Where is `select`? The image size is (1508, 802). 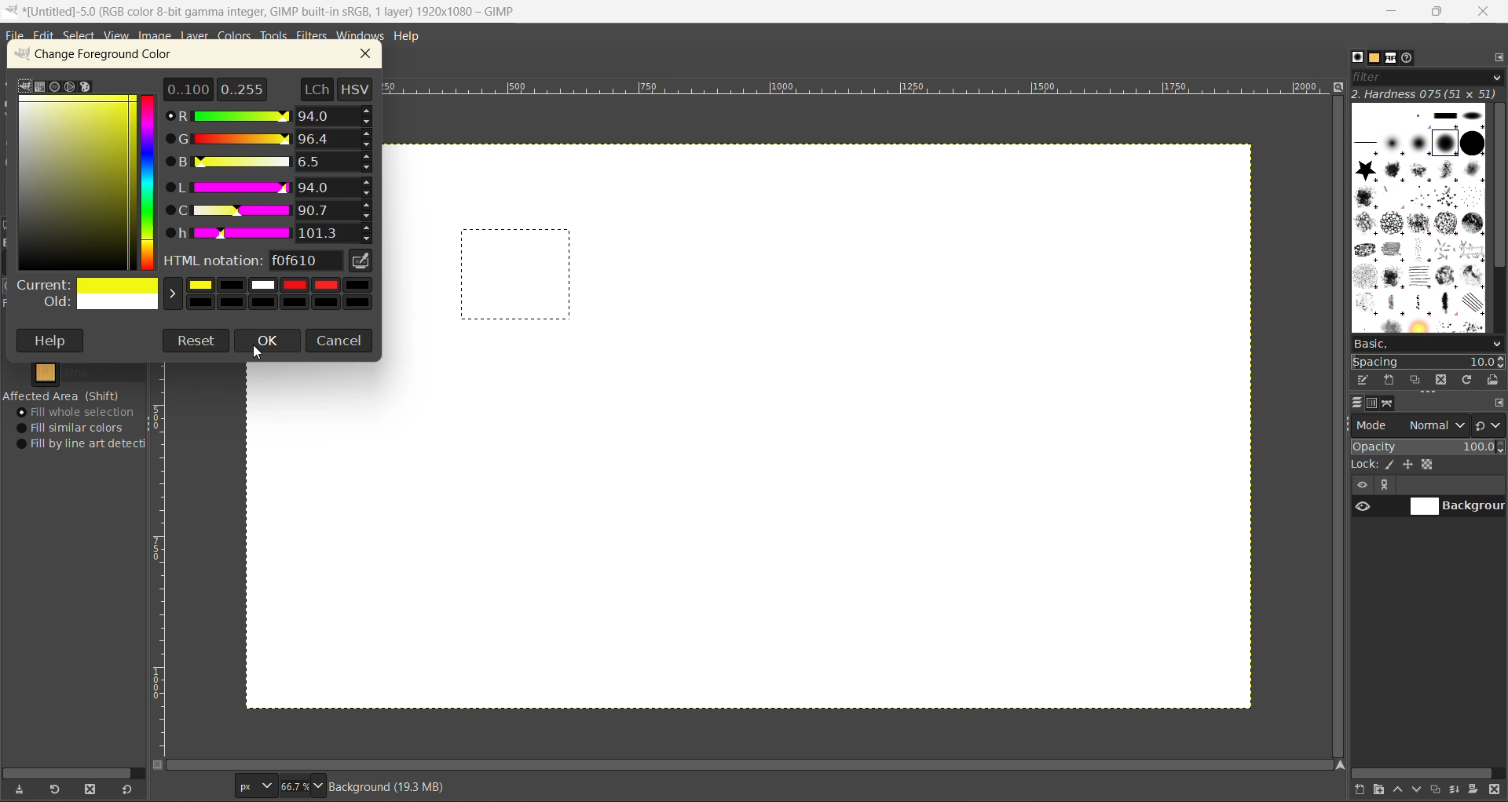 select is located at coordinates (82, 38).